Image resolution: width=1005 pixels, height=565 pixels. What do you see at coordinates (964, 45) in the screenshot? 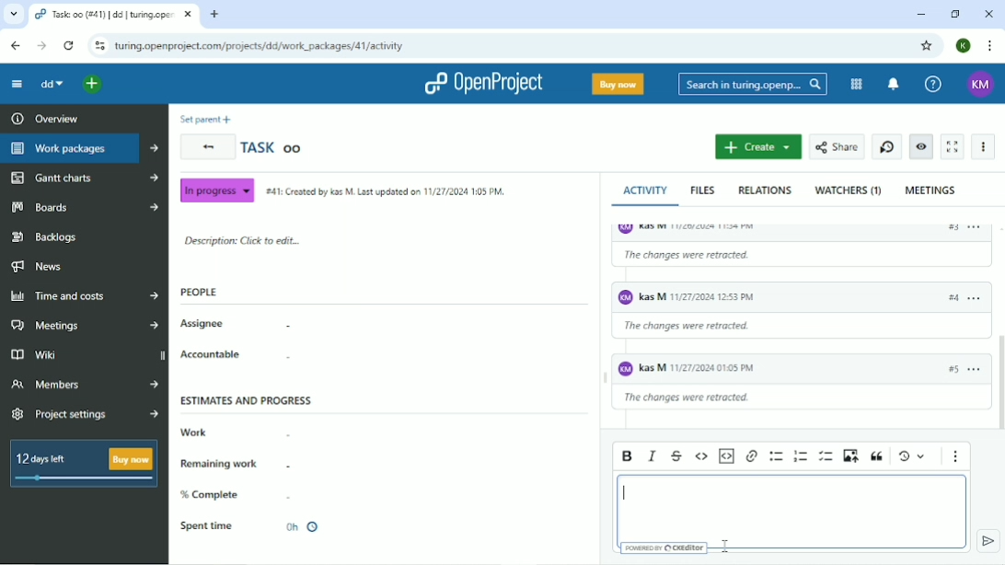
I see `K` at bounding box center [964, 45].